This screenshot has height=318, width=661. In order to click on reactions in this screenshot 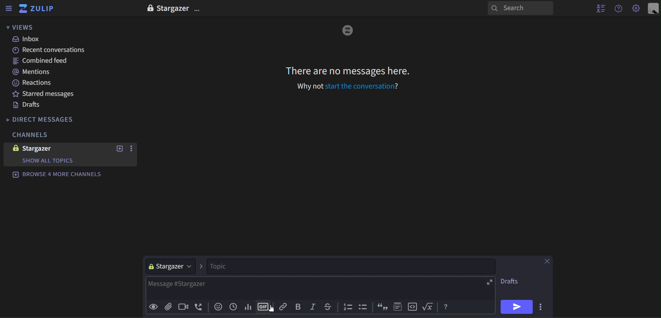, I will do `click(49, 84)`.